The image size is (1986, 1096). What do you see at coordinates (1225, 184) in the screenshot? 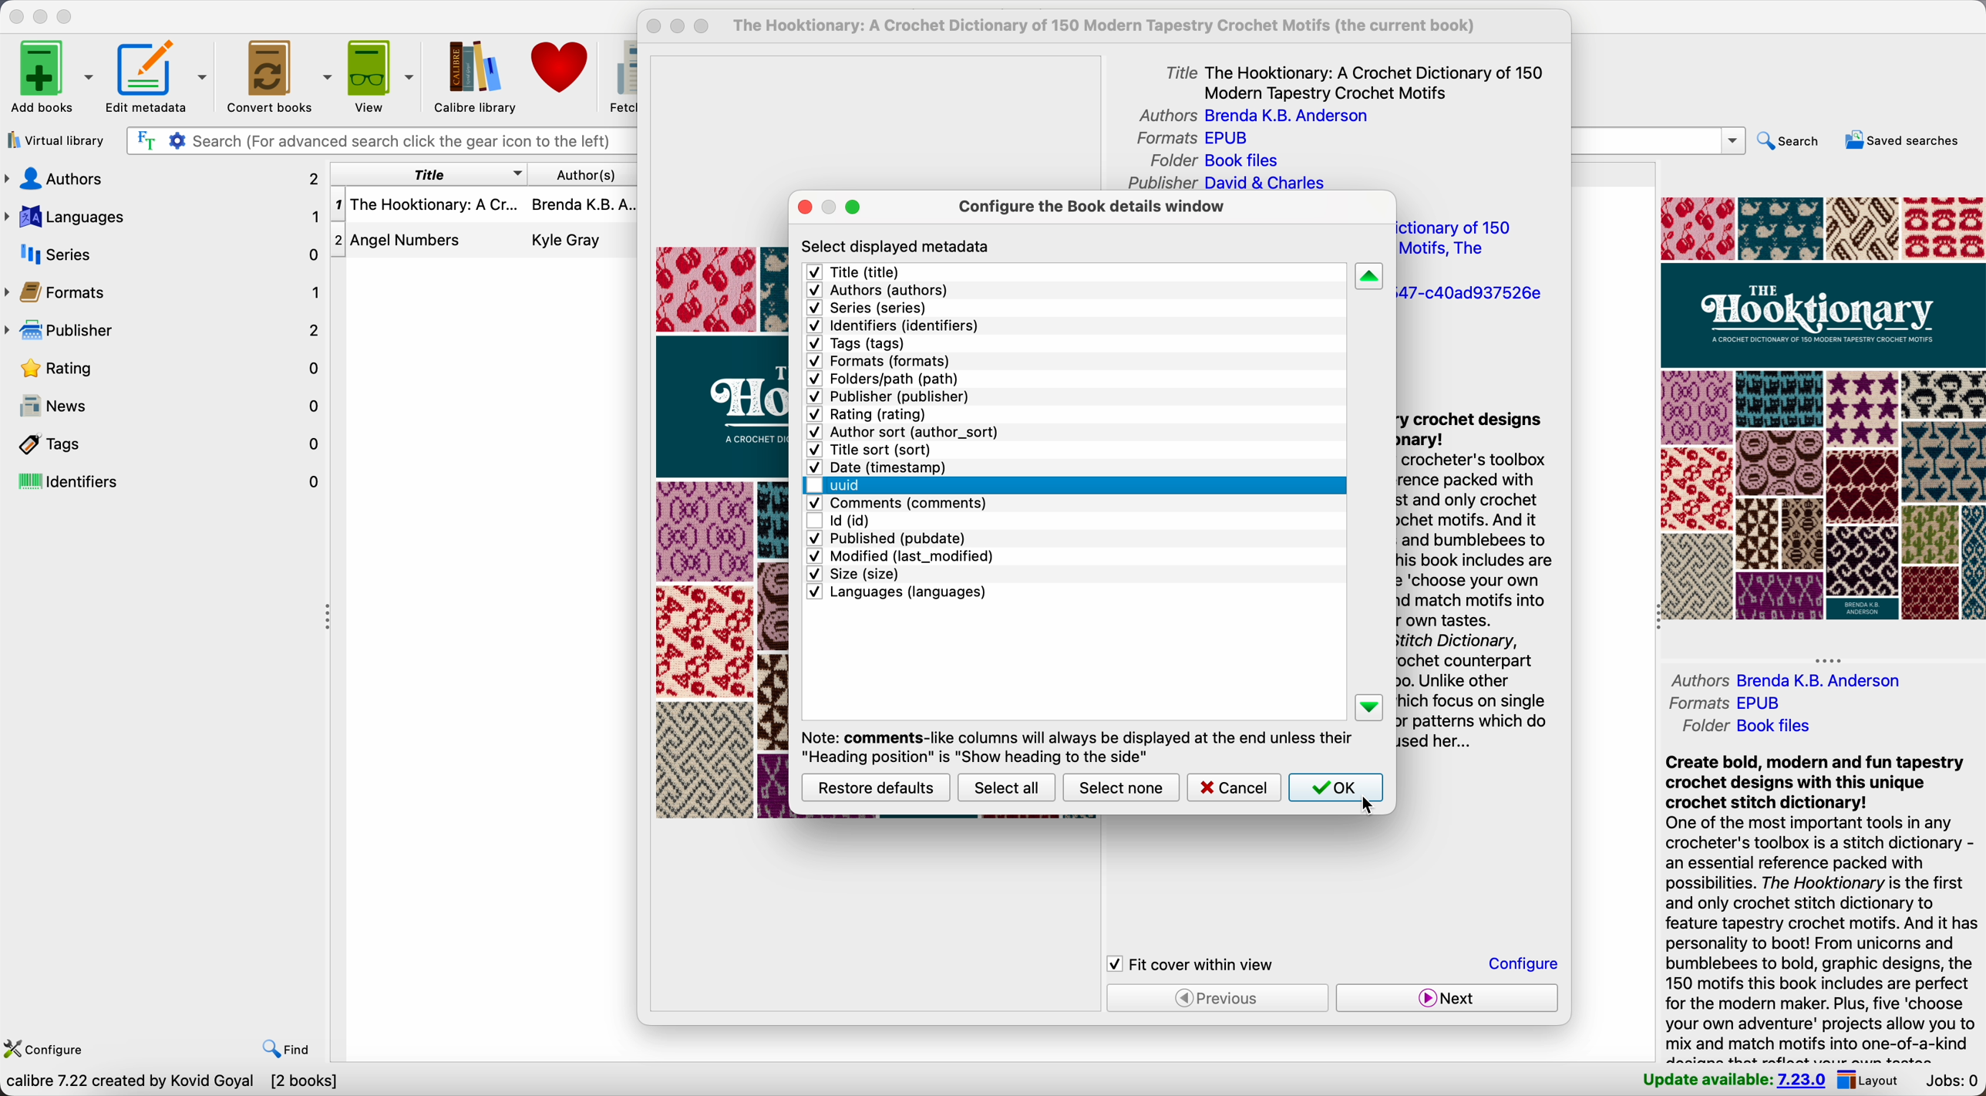
I see `publisher` at bounding box center [1225, 184].